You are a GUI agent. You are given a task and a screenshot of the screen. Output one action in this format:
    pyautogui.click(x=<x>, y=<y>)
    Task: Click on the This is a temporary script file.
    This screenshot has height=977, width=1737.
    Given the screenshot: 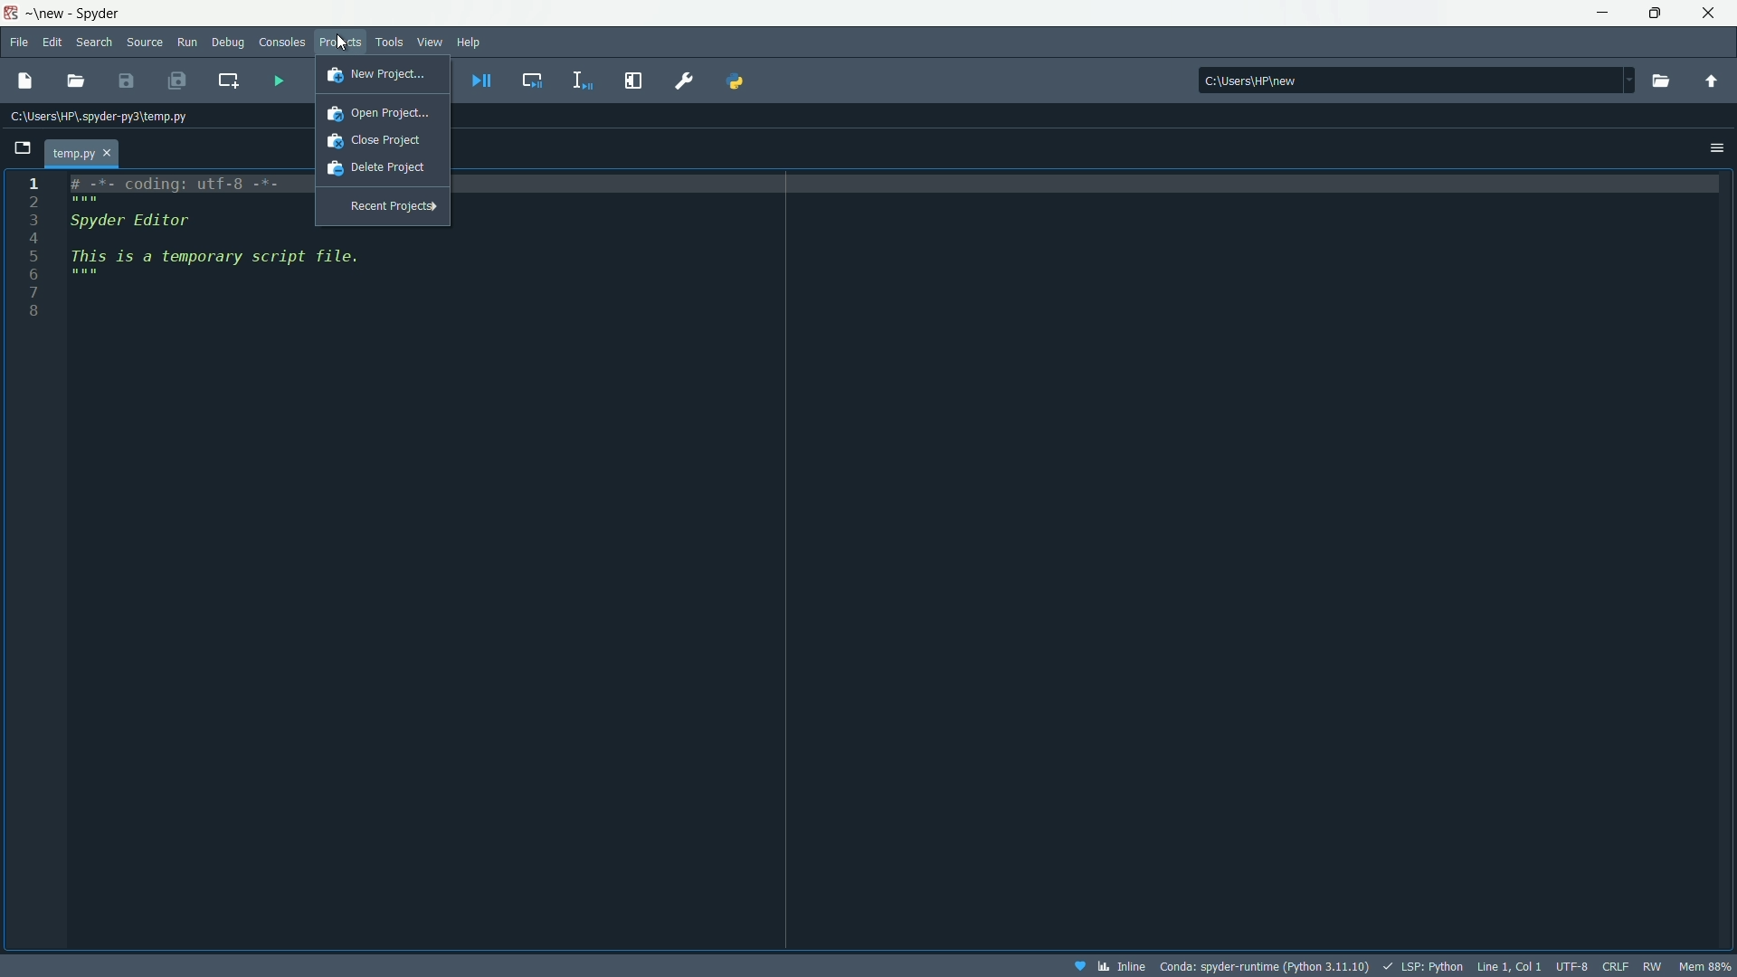 What is the action you would take?
    pyautogui.click(x=242, y=267)
    